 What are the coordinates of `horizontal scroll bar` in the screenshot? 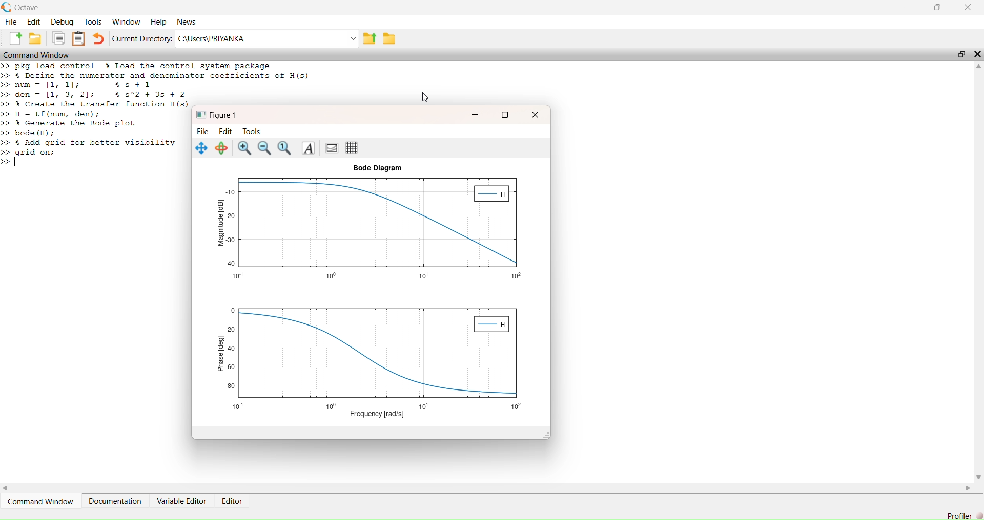 It's located at (487, 488).